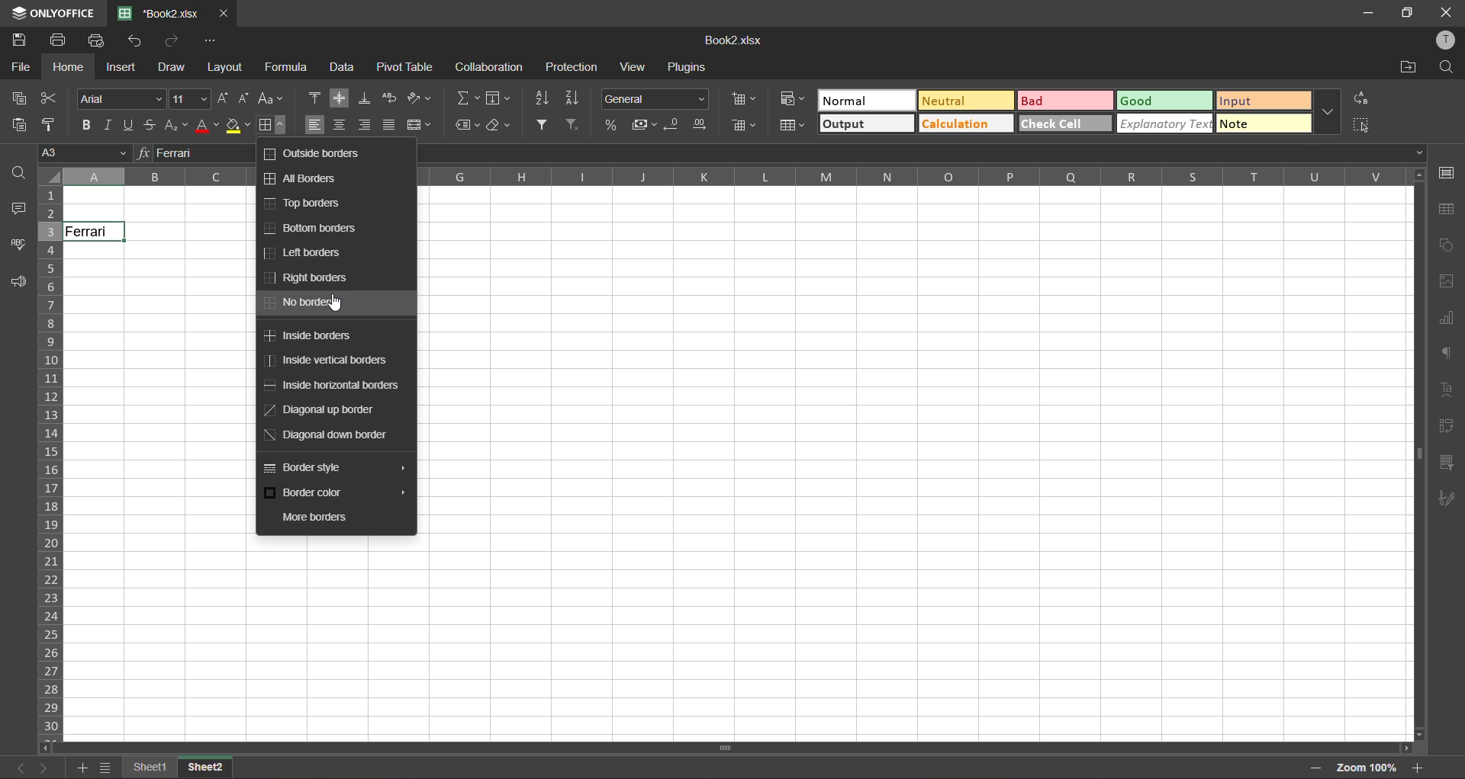 This screenshot has width=1465, height=779. Describe the element at coordinates (341, 125) in the screenshot. I see `align center` at that location.